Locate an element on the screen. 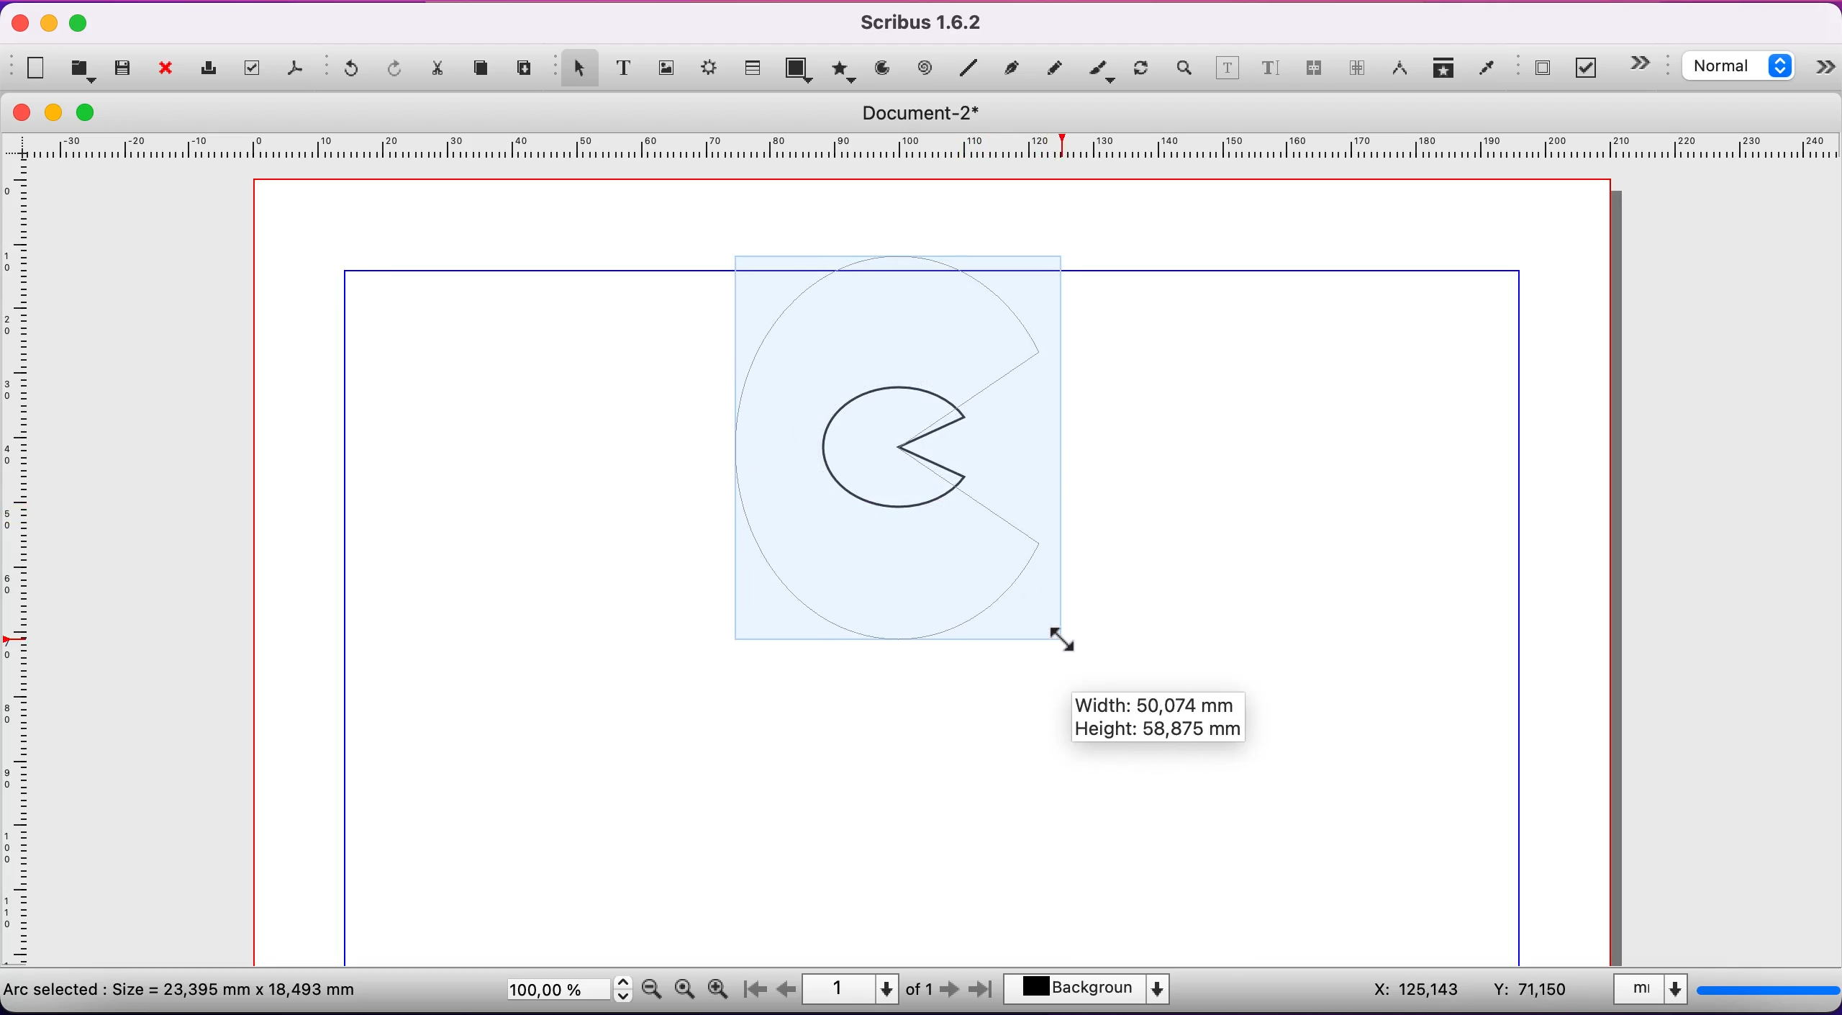 Image resolution: width=1842 pixels, height=1015 pixels. maximize is located at coordinates (79, 24).